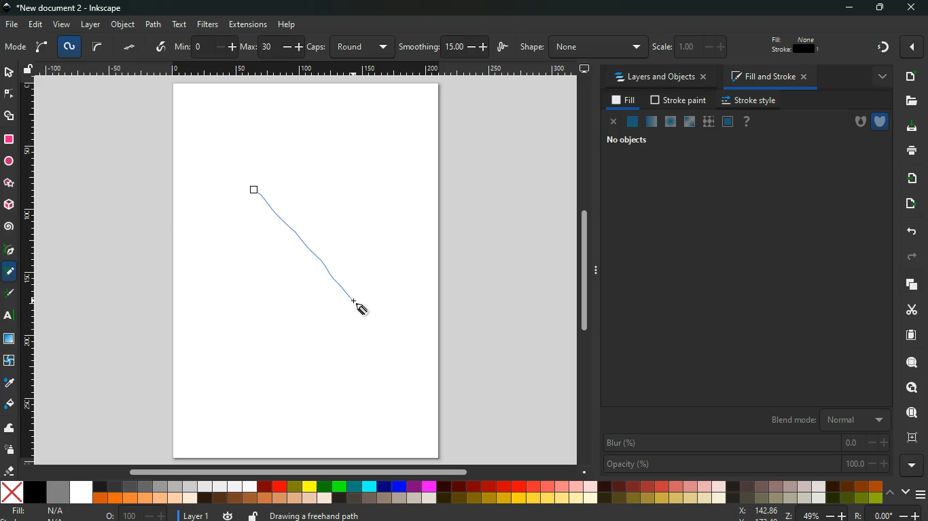 The image size is (928, 521). What do you see at coordinates (296, 472) in the screenshot?
I see `` at bounding box center [296, 472].